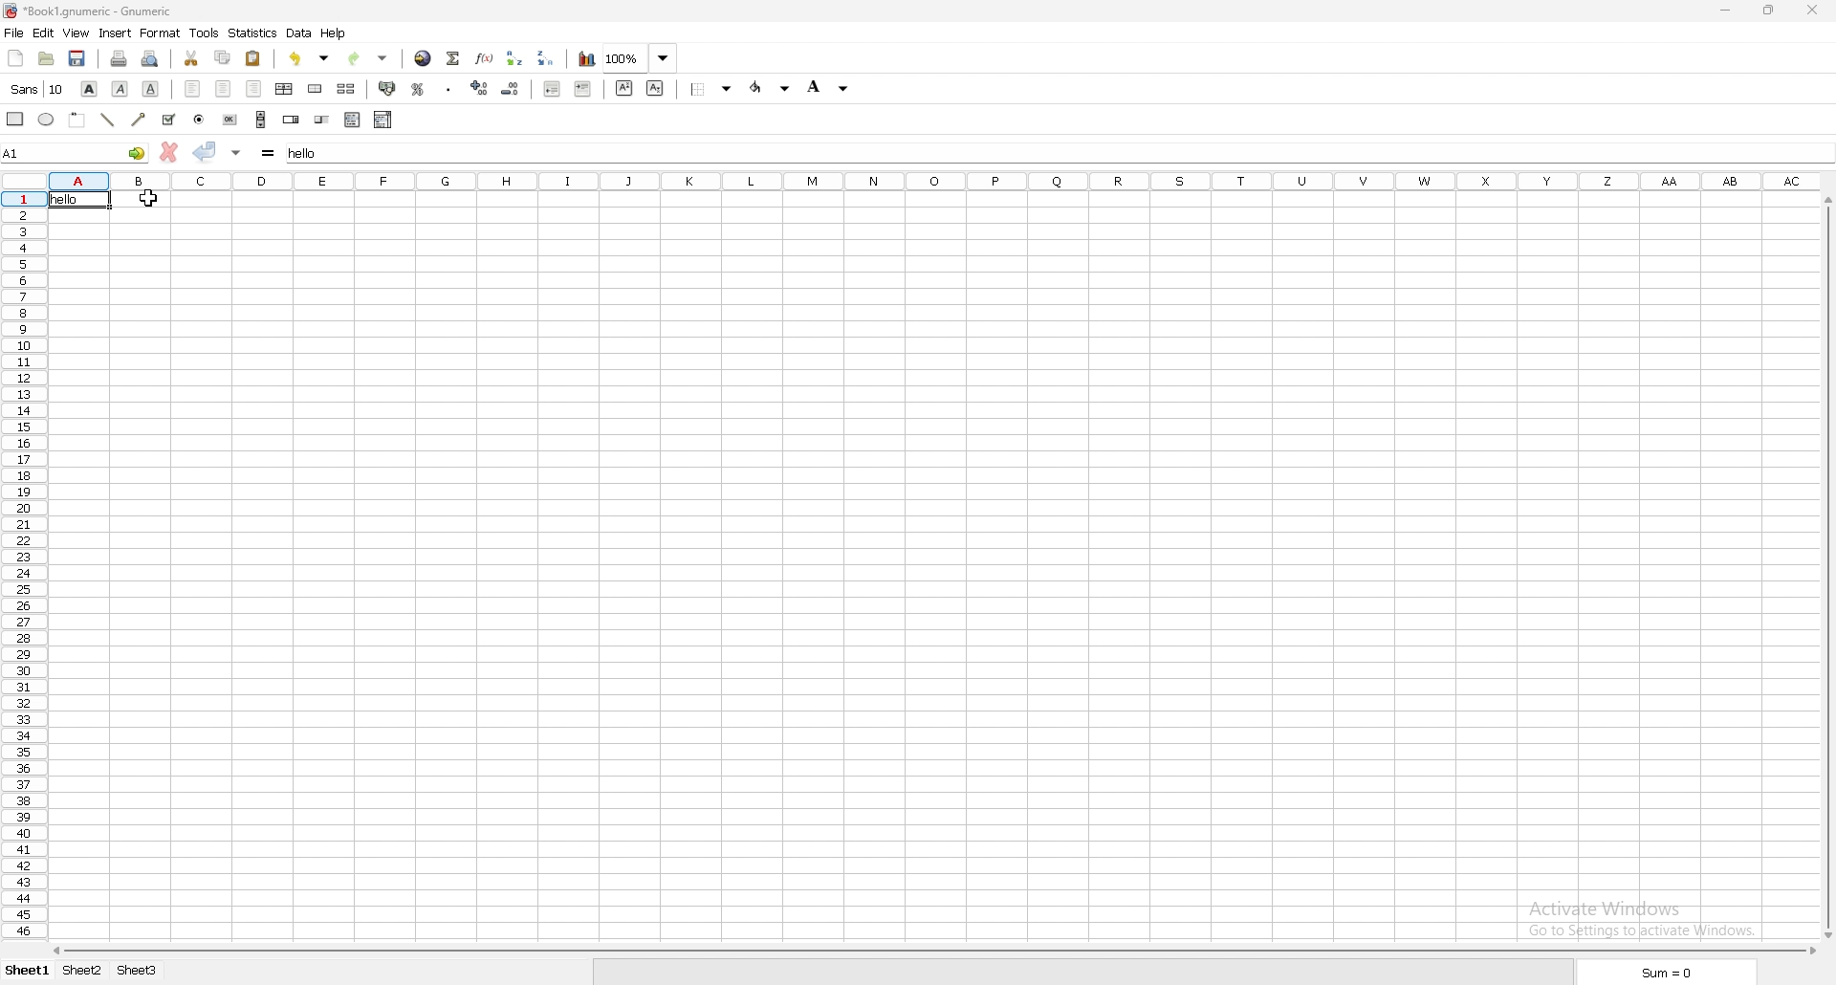 The width and height of the screenshot is (1836, 985). Describe the element at coordinates (16, 120) in the screenshot. I see `create rectangle` at that location.